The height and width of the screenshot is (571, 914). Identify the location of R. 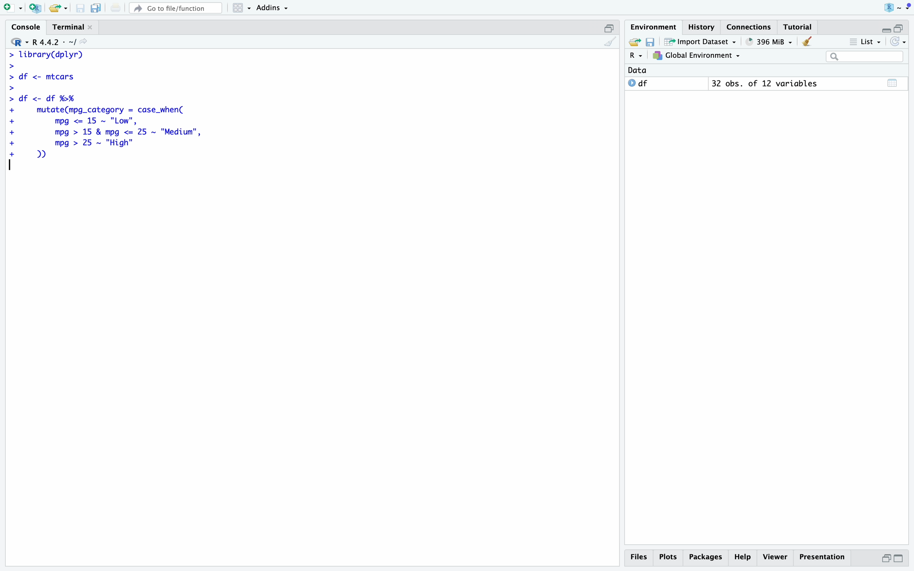
(637, 56).